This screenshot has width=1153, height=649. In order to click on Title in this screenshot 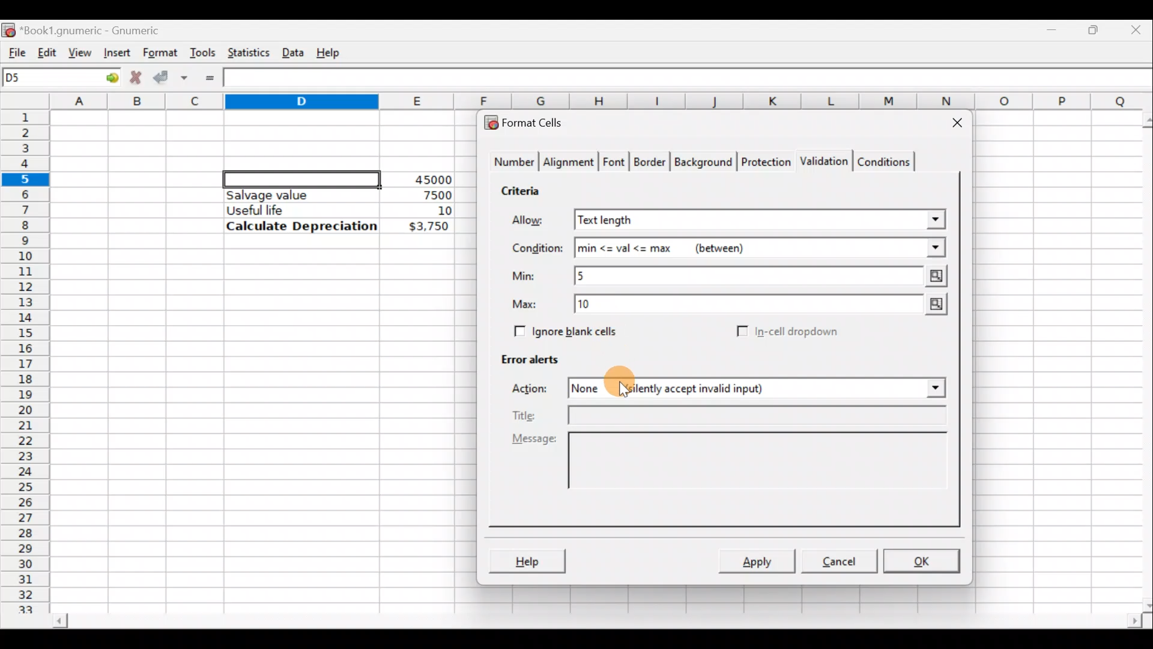, I will do `click(736, 416)`.